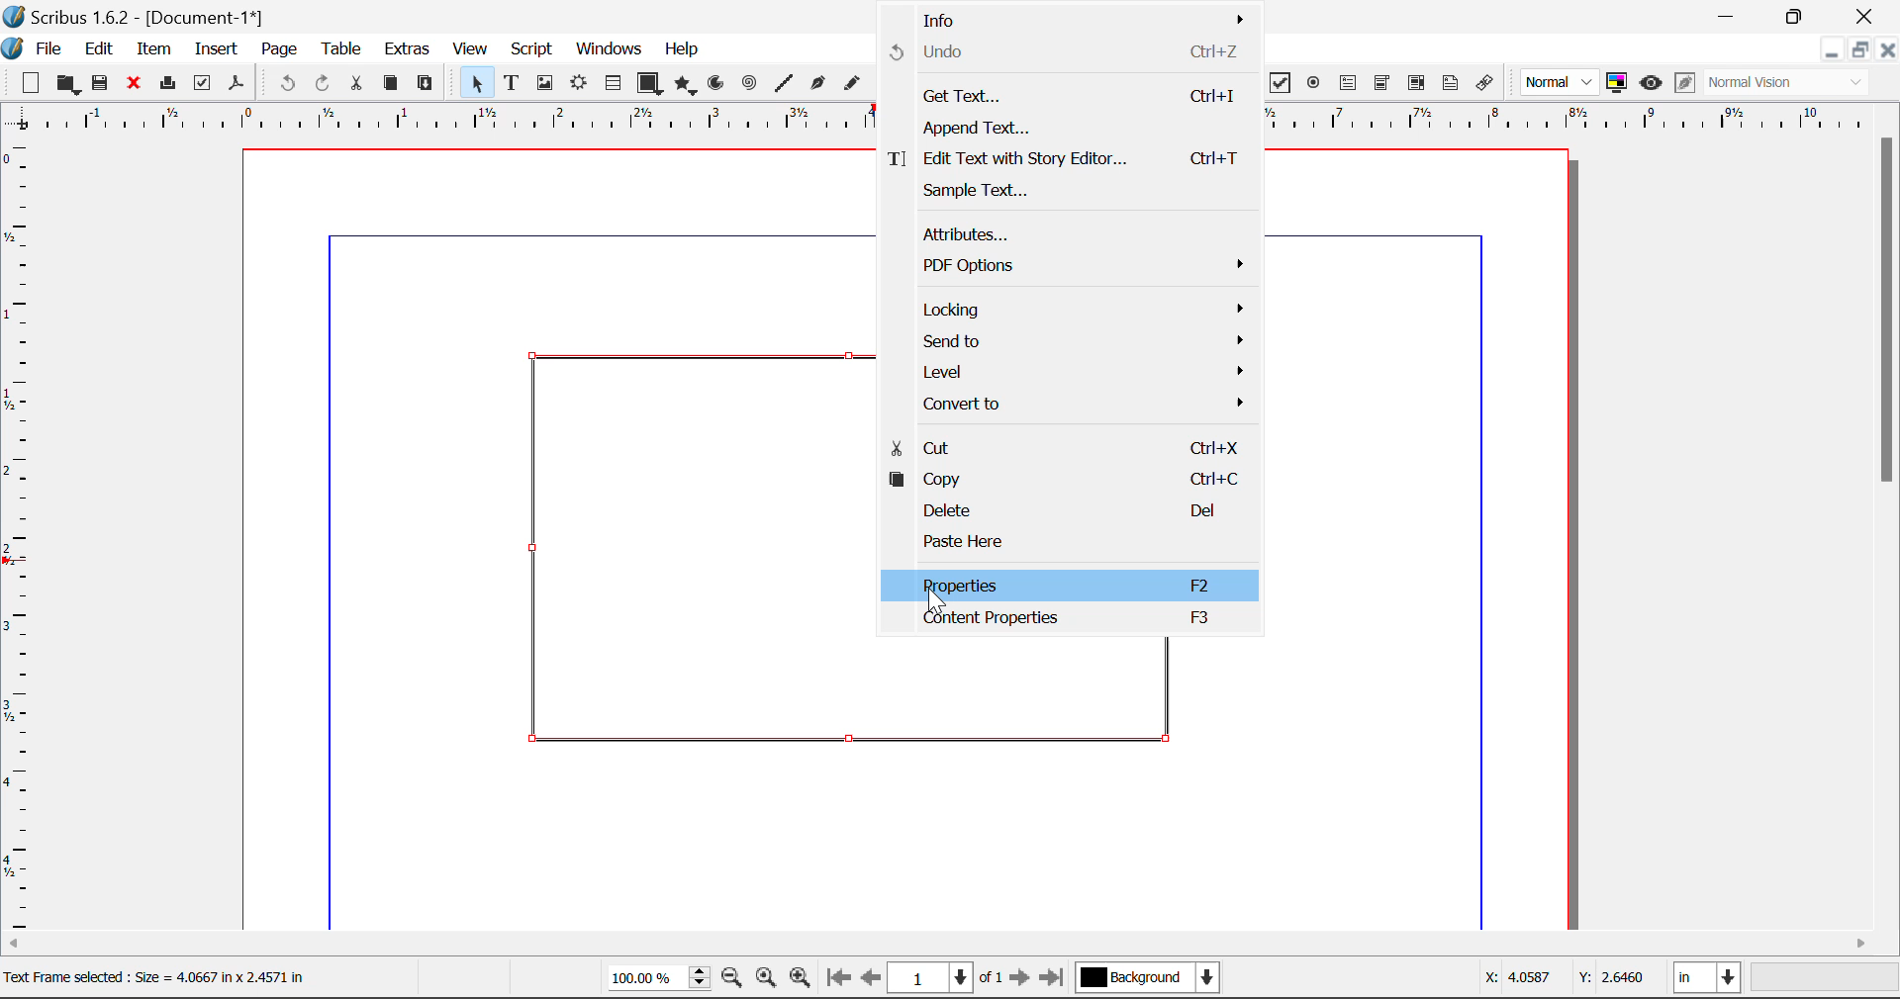 This screenshot has height=999, width=1900. What do you see at coordinates (1859, 49) in the screenshot?
I see `Minimize` at bounding box center [1859, 49].